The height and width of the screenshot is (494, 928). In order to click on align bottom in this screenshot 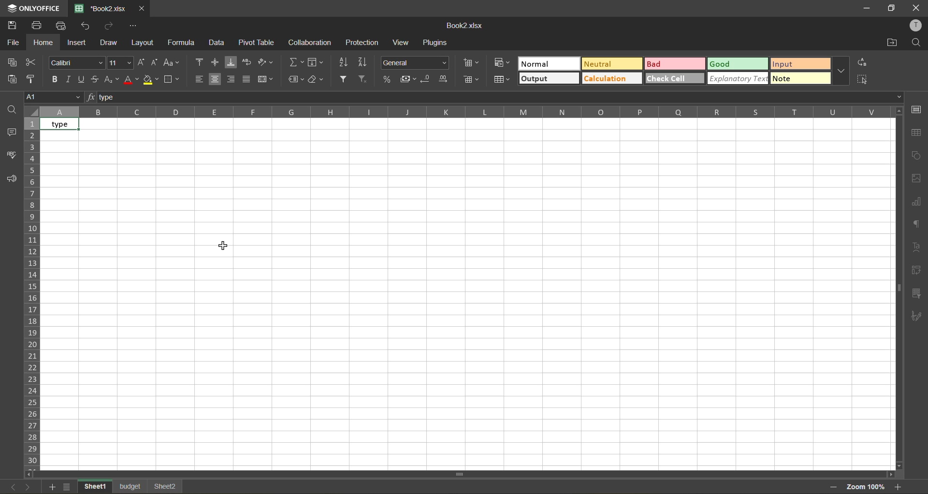, I will do `click(233, 60)`.